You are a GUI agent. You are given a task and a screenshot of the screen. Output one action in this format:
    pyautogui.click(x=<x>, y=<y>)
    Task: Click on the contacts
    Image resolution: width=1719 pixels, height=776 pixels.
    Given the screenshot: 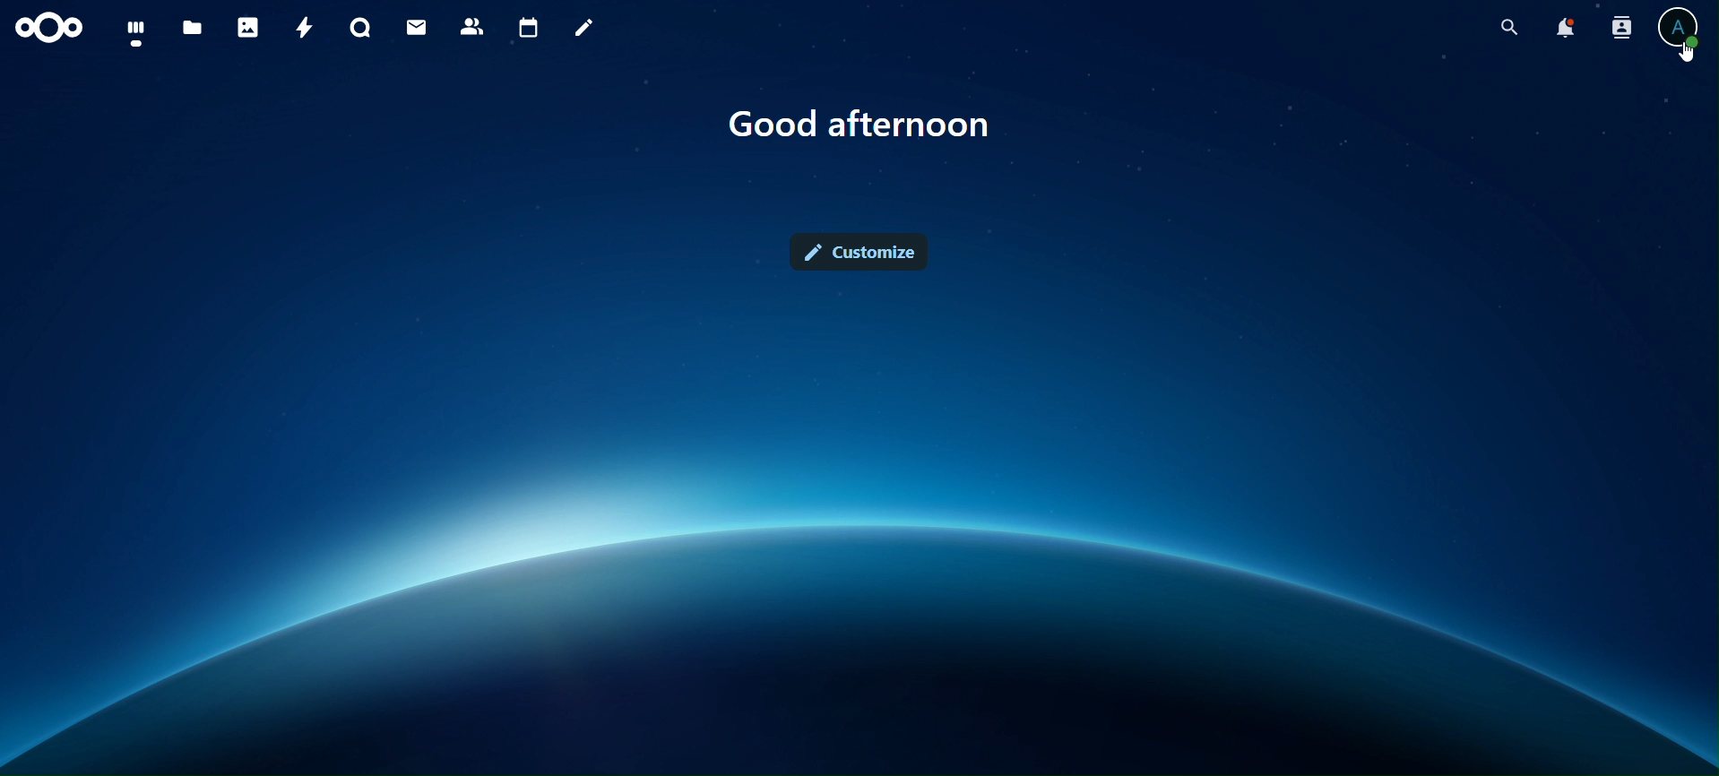 What is the action you would take?
    pyautogui.click(x=472, y=28)
    